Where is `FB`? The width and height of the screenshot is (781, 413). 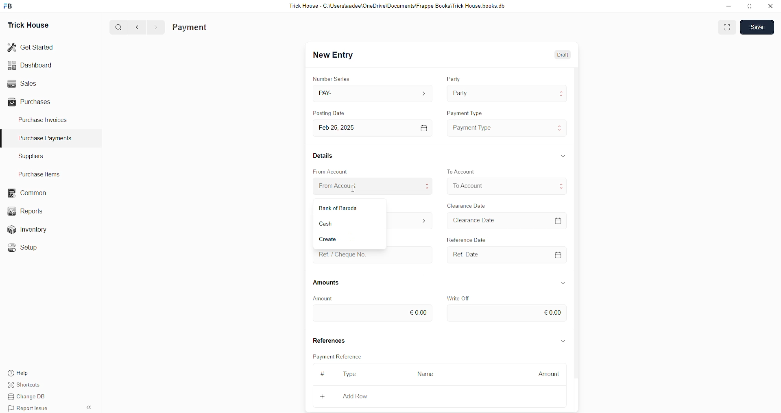 FB is located at coordinates (9, 5).